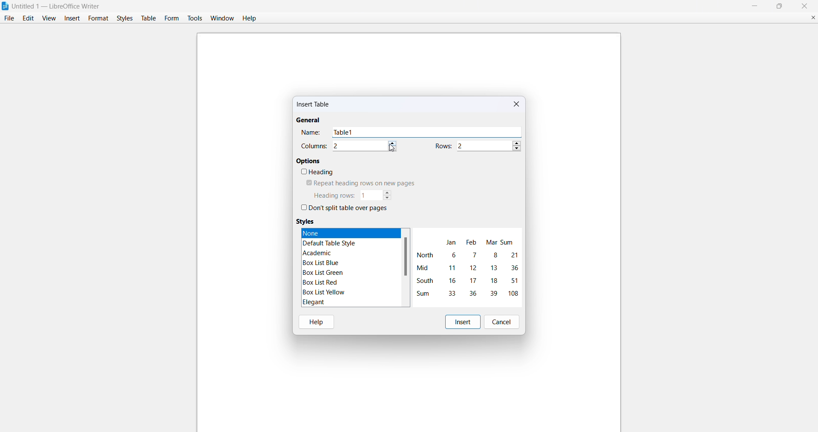 This screenshot has width=818, height=432. Describe the element at coordinates (195, 18) in the screenshot. I see `tools` at that location.